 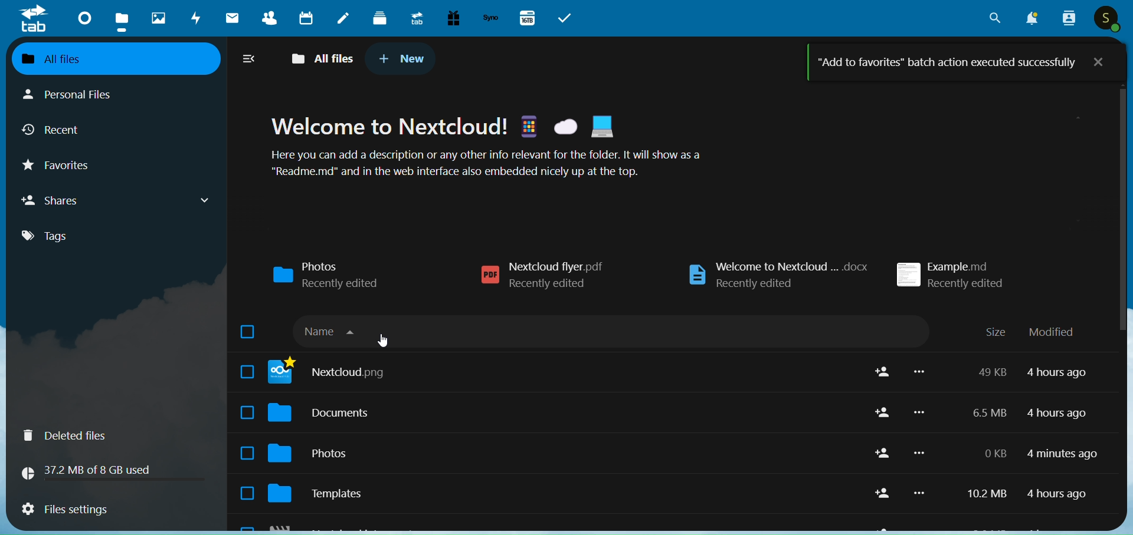 What do you see at coordinates (1032, 372) in the screenshot?
I see `49KB 4 hours ago` at bounding box center [1032, 372].